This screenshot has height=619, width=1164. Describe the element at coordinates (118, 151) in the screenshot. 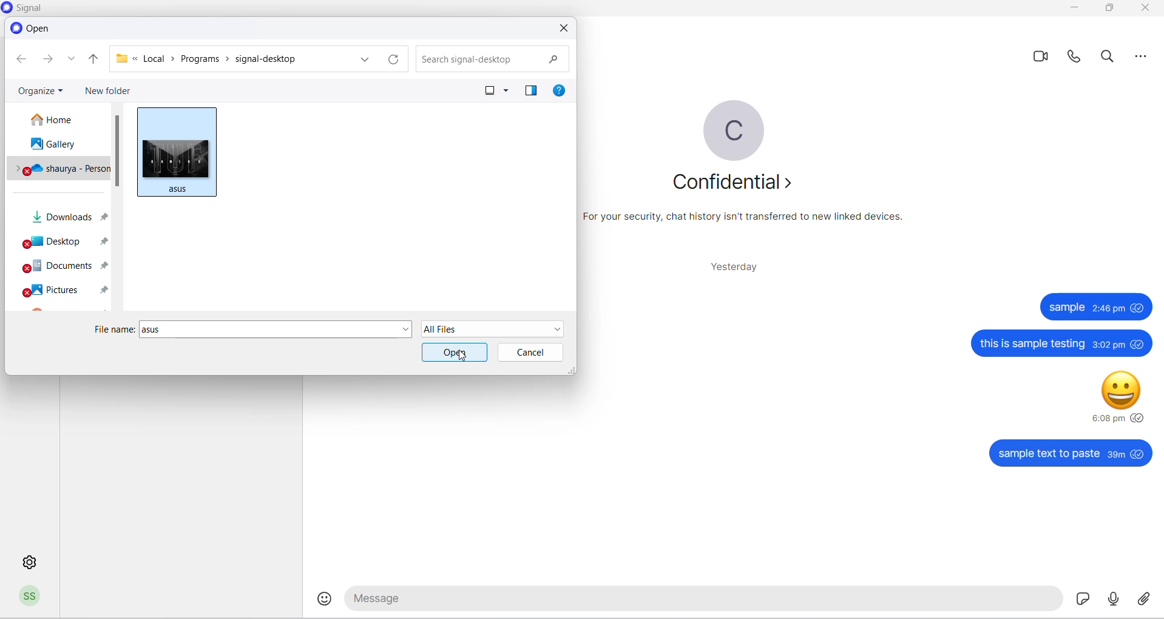

I see `scrollbar` at that location.